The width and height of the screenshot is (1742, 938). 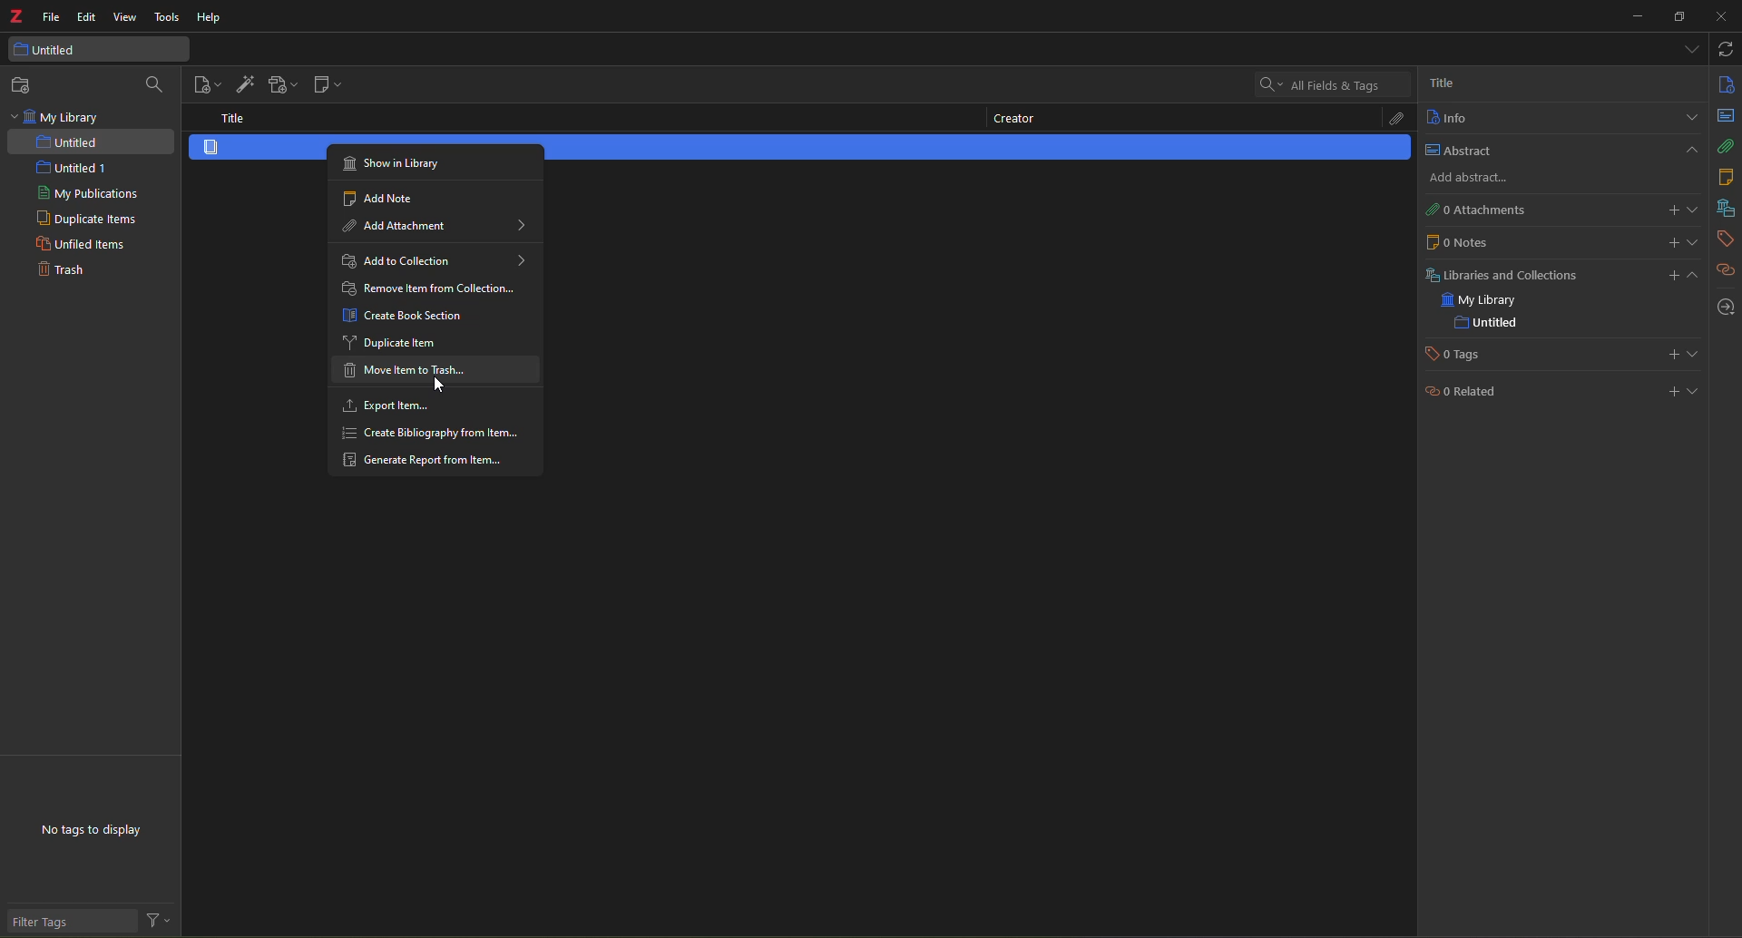 What do you see at coordinates (1695, 210) in the screenshot?
I see `expand` at bounding box center [1695, 210].